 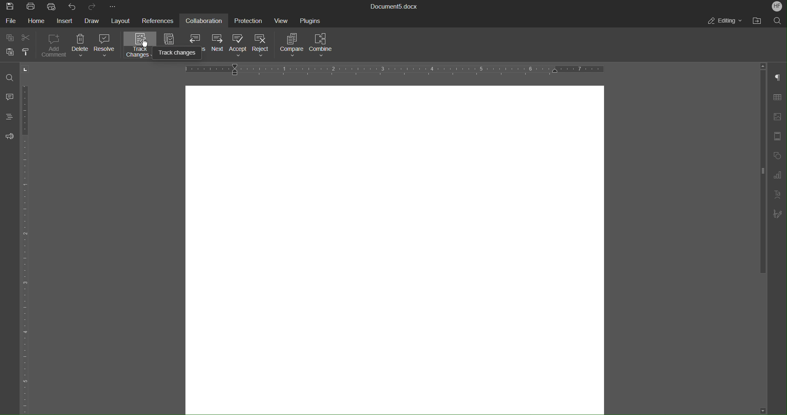 I want to click on Table Settings, so click(x=776, y=98).